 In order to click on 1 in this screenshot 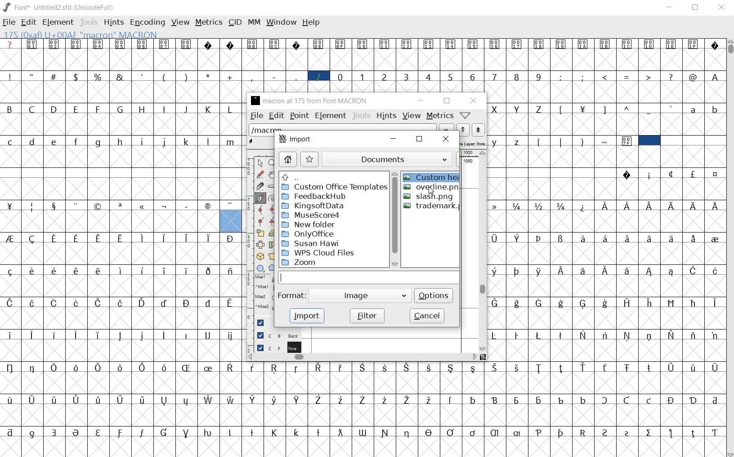, I will do `click(363, 76)`.